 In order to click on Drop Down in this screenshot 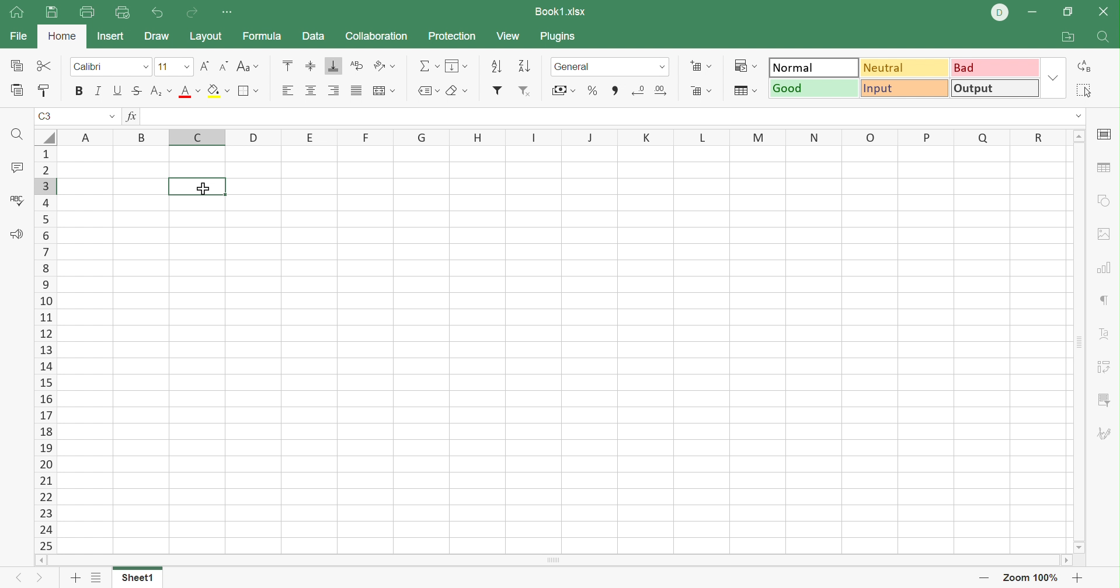, I will do `click(1051, 77)`.